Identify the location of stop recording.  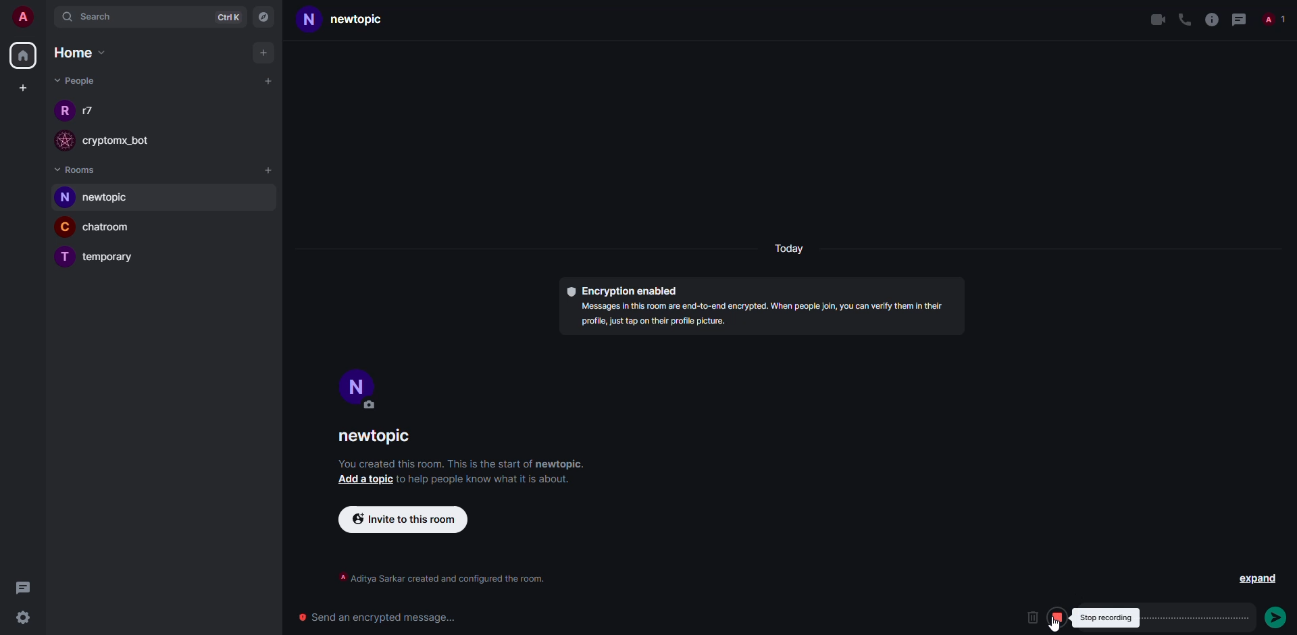
(1054, 616).